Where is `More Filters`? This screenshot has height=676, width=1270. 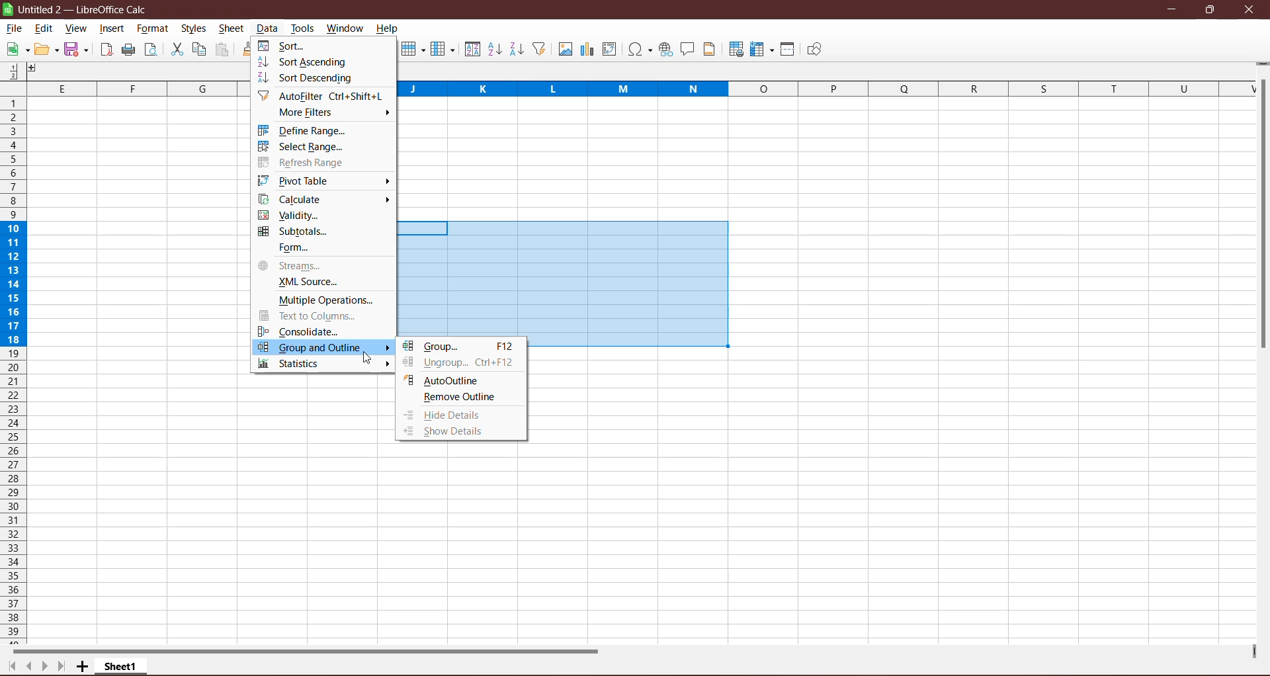
More Filters is located at coordinates (312, 113).